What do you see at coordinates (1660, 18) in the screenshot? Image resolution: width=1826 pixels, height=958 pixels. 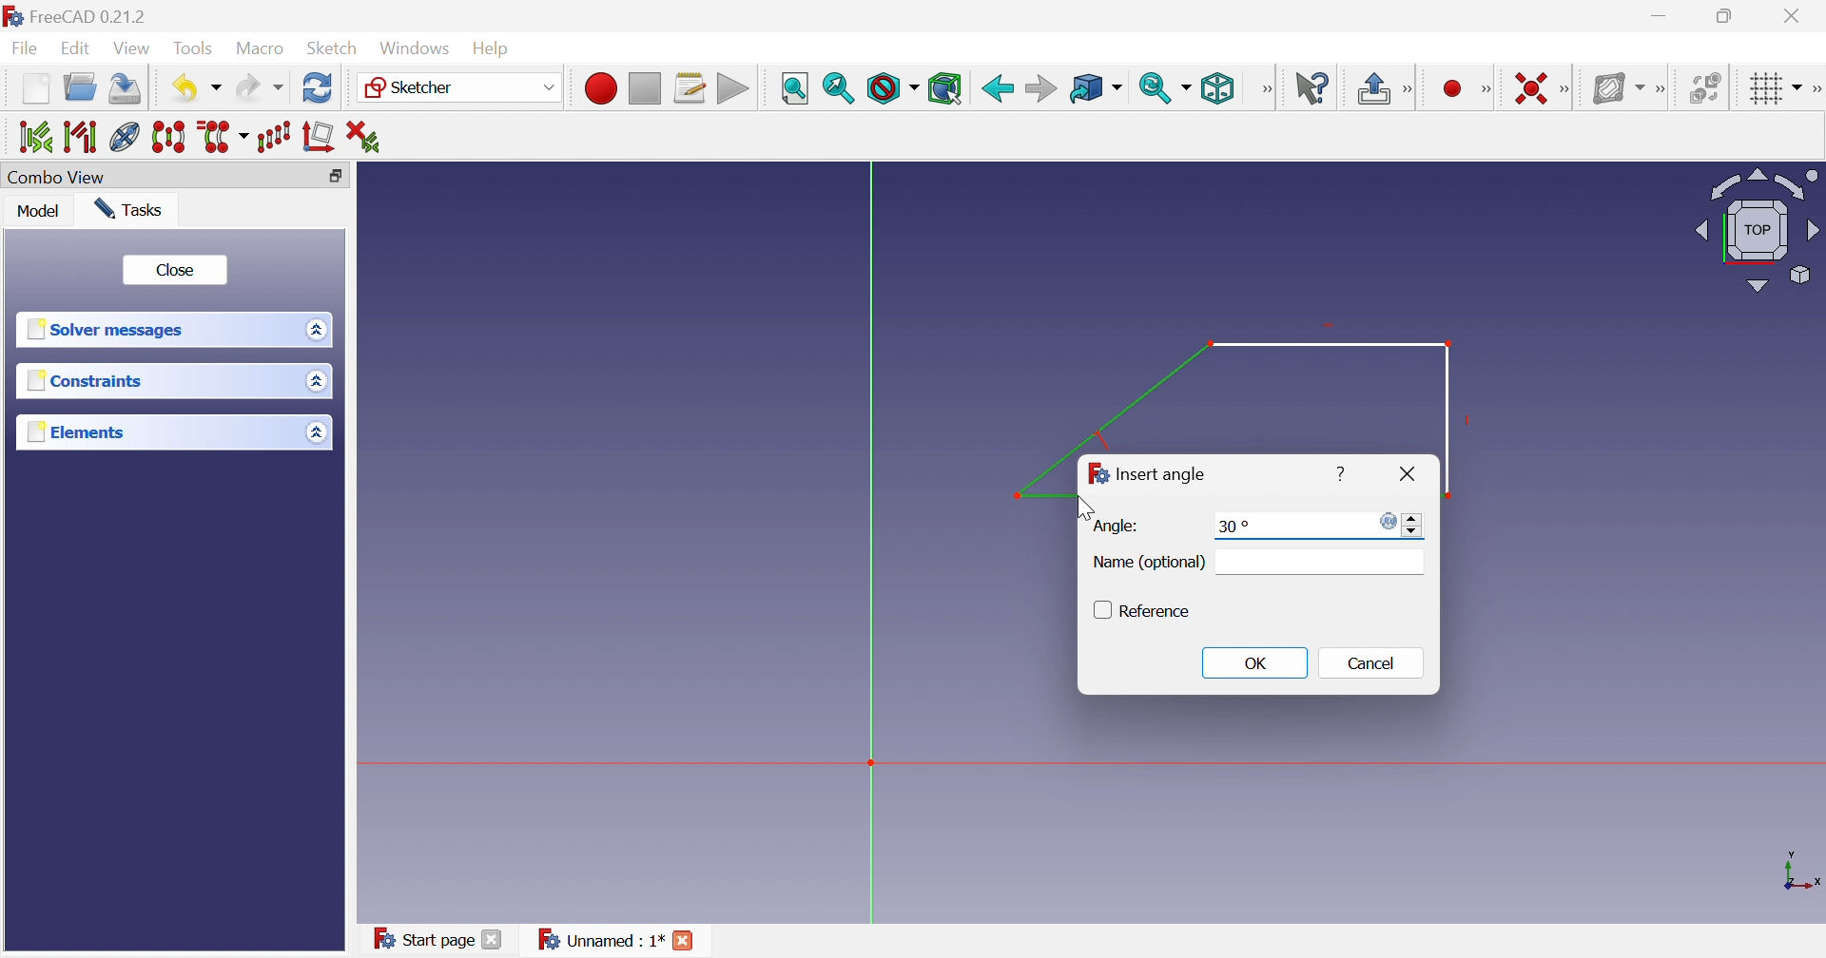 I see `Minimize` at bounding box center [1660, 18].